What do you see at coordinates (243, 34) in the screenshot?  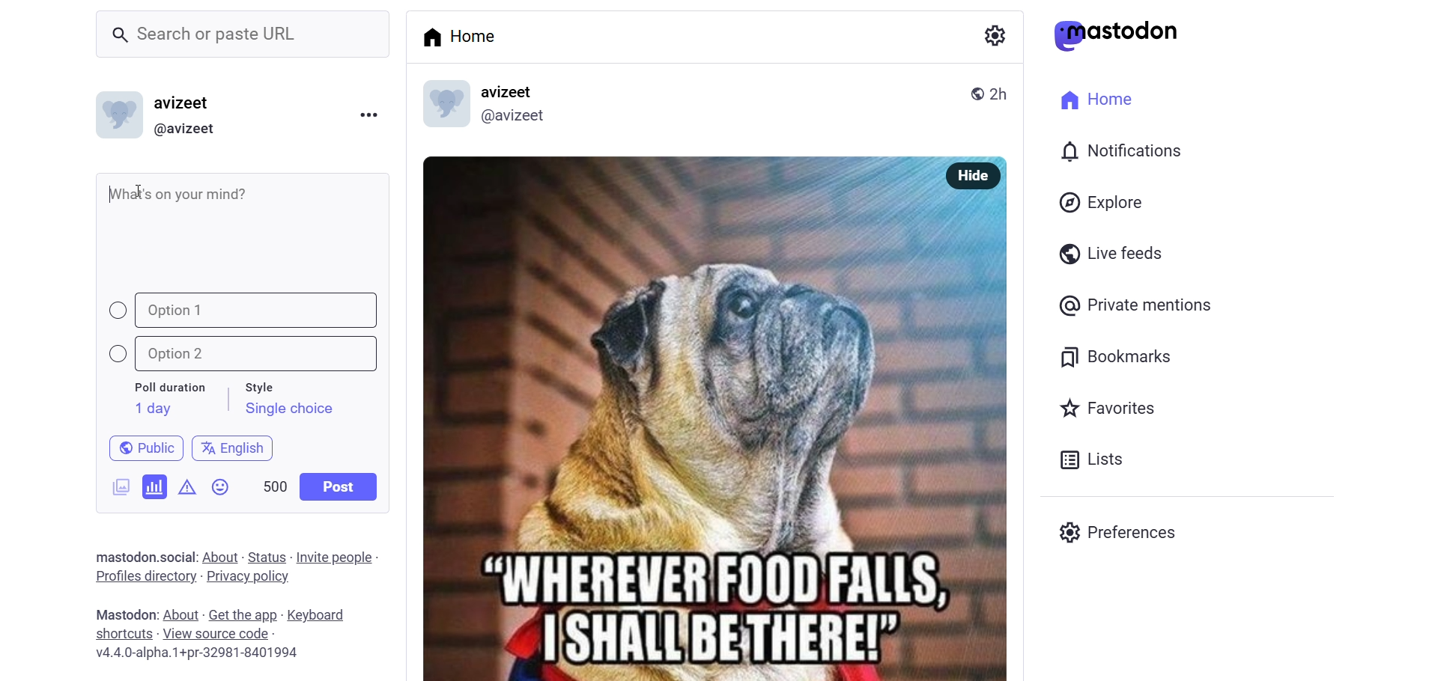 I see `Search or paste URL` at bounding box center [243, 34].